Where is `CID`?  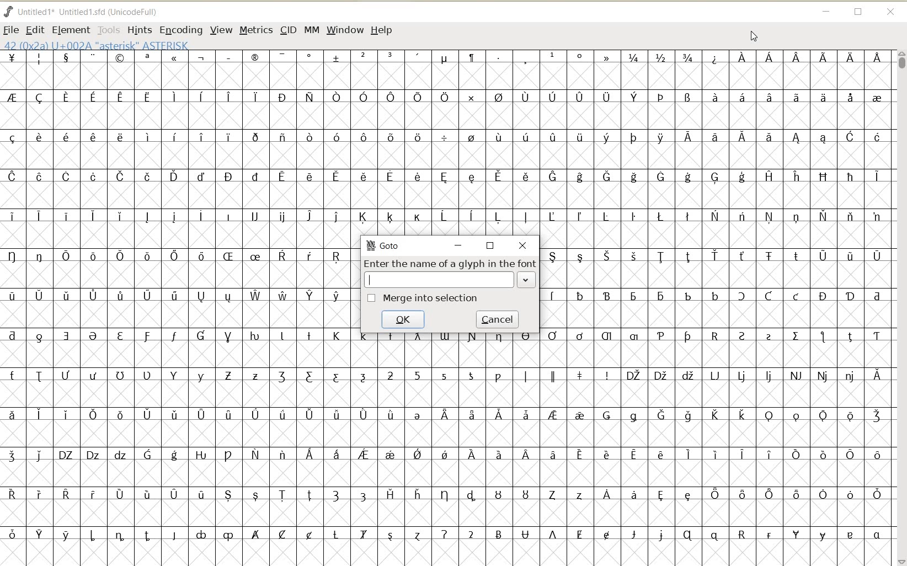
CID is located at coordinates (287, 30).